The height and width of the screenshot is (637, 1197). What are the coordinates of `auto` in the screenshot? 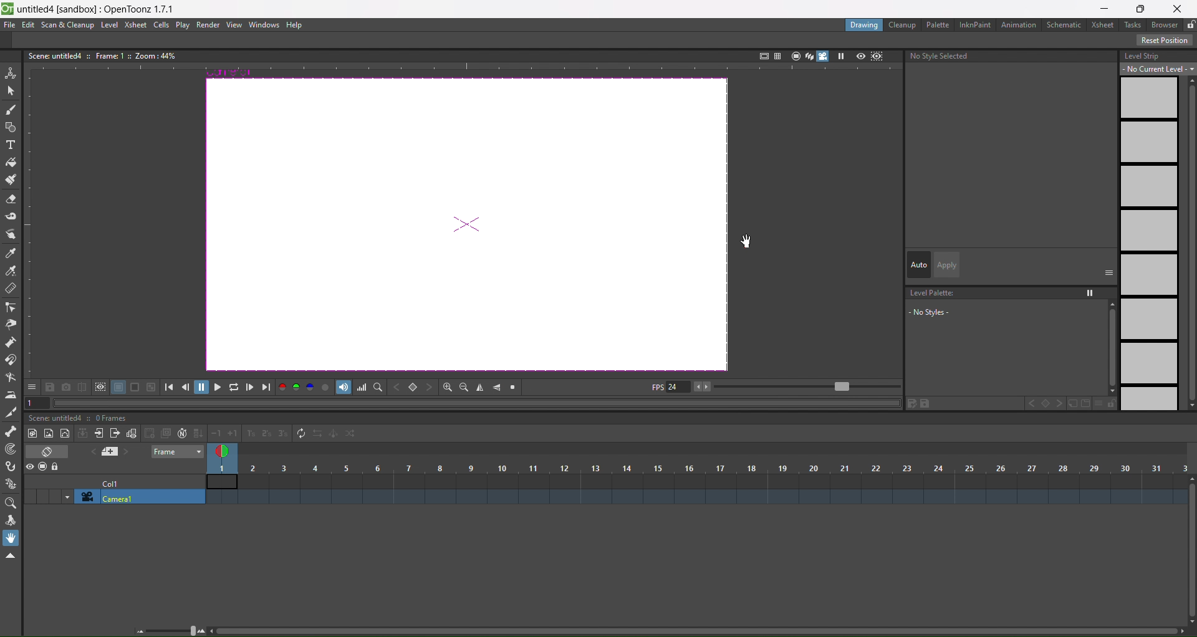 It's located at (919, 266).